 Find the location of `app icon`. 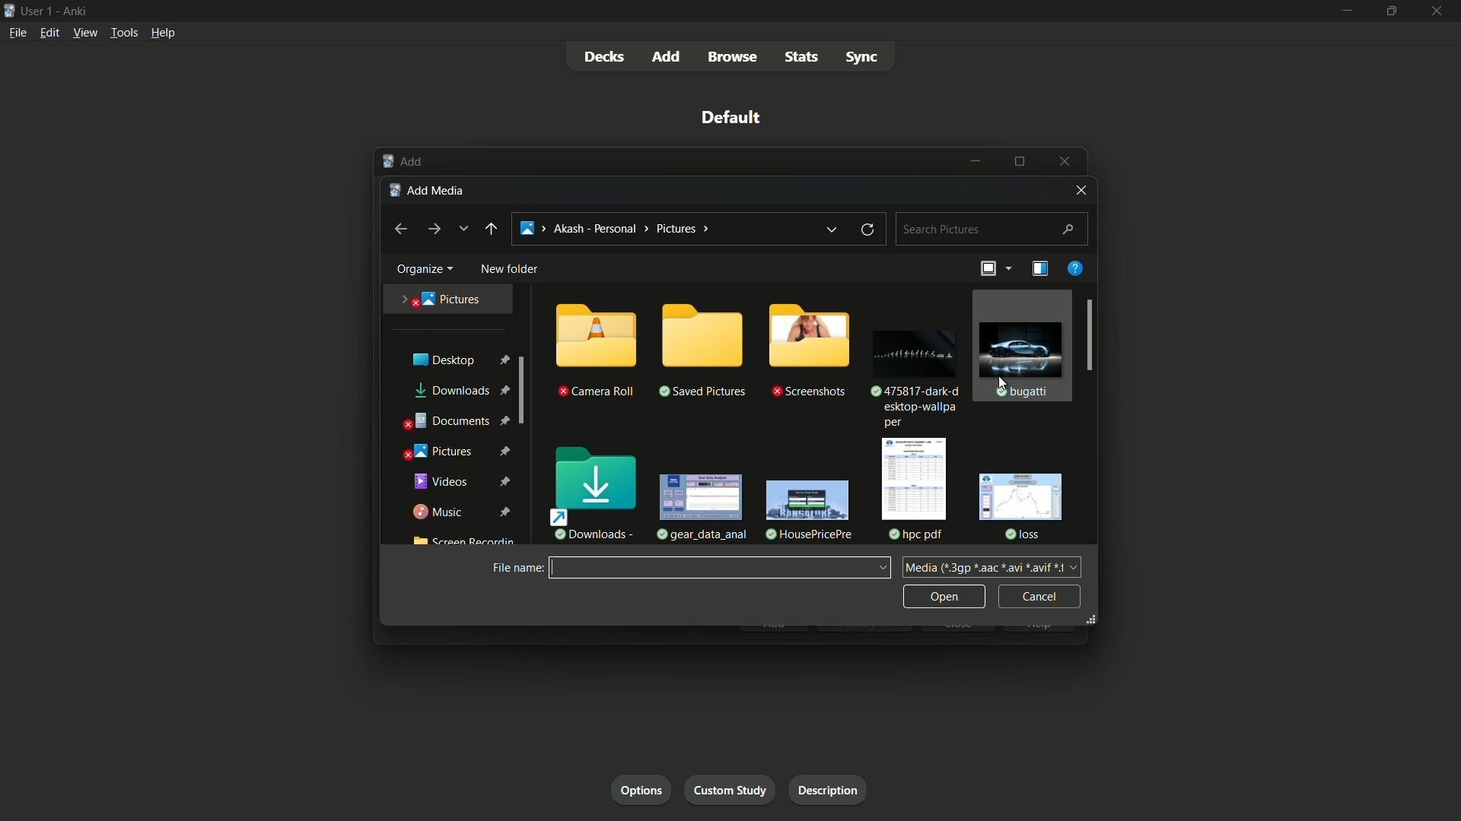

app icon is located at coordinates (9, 11).